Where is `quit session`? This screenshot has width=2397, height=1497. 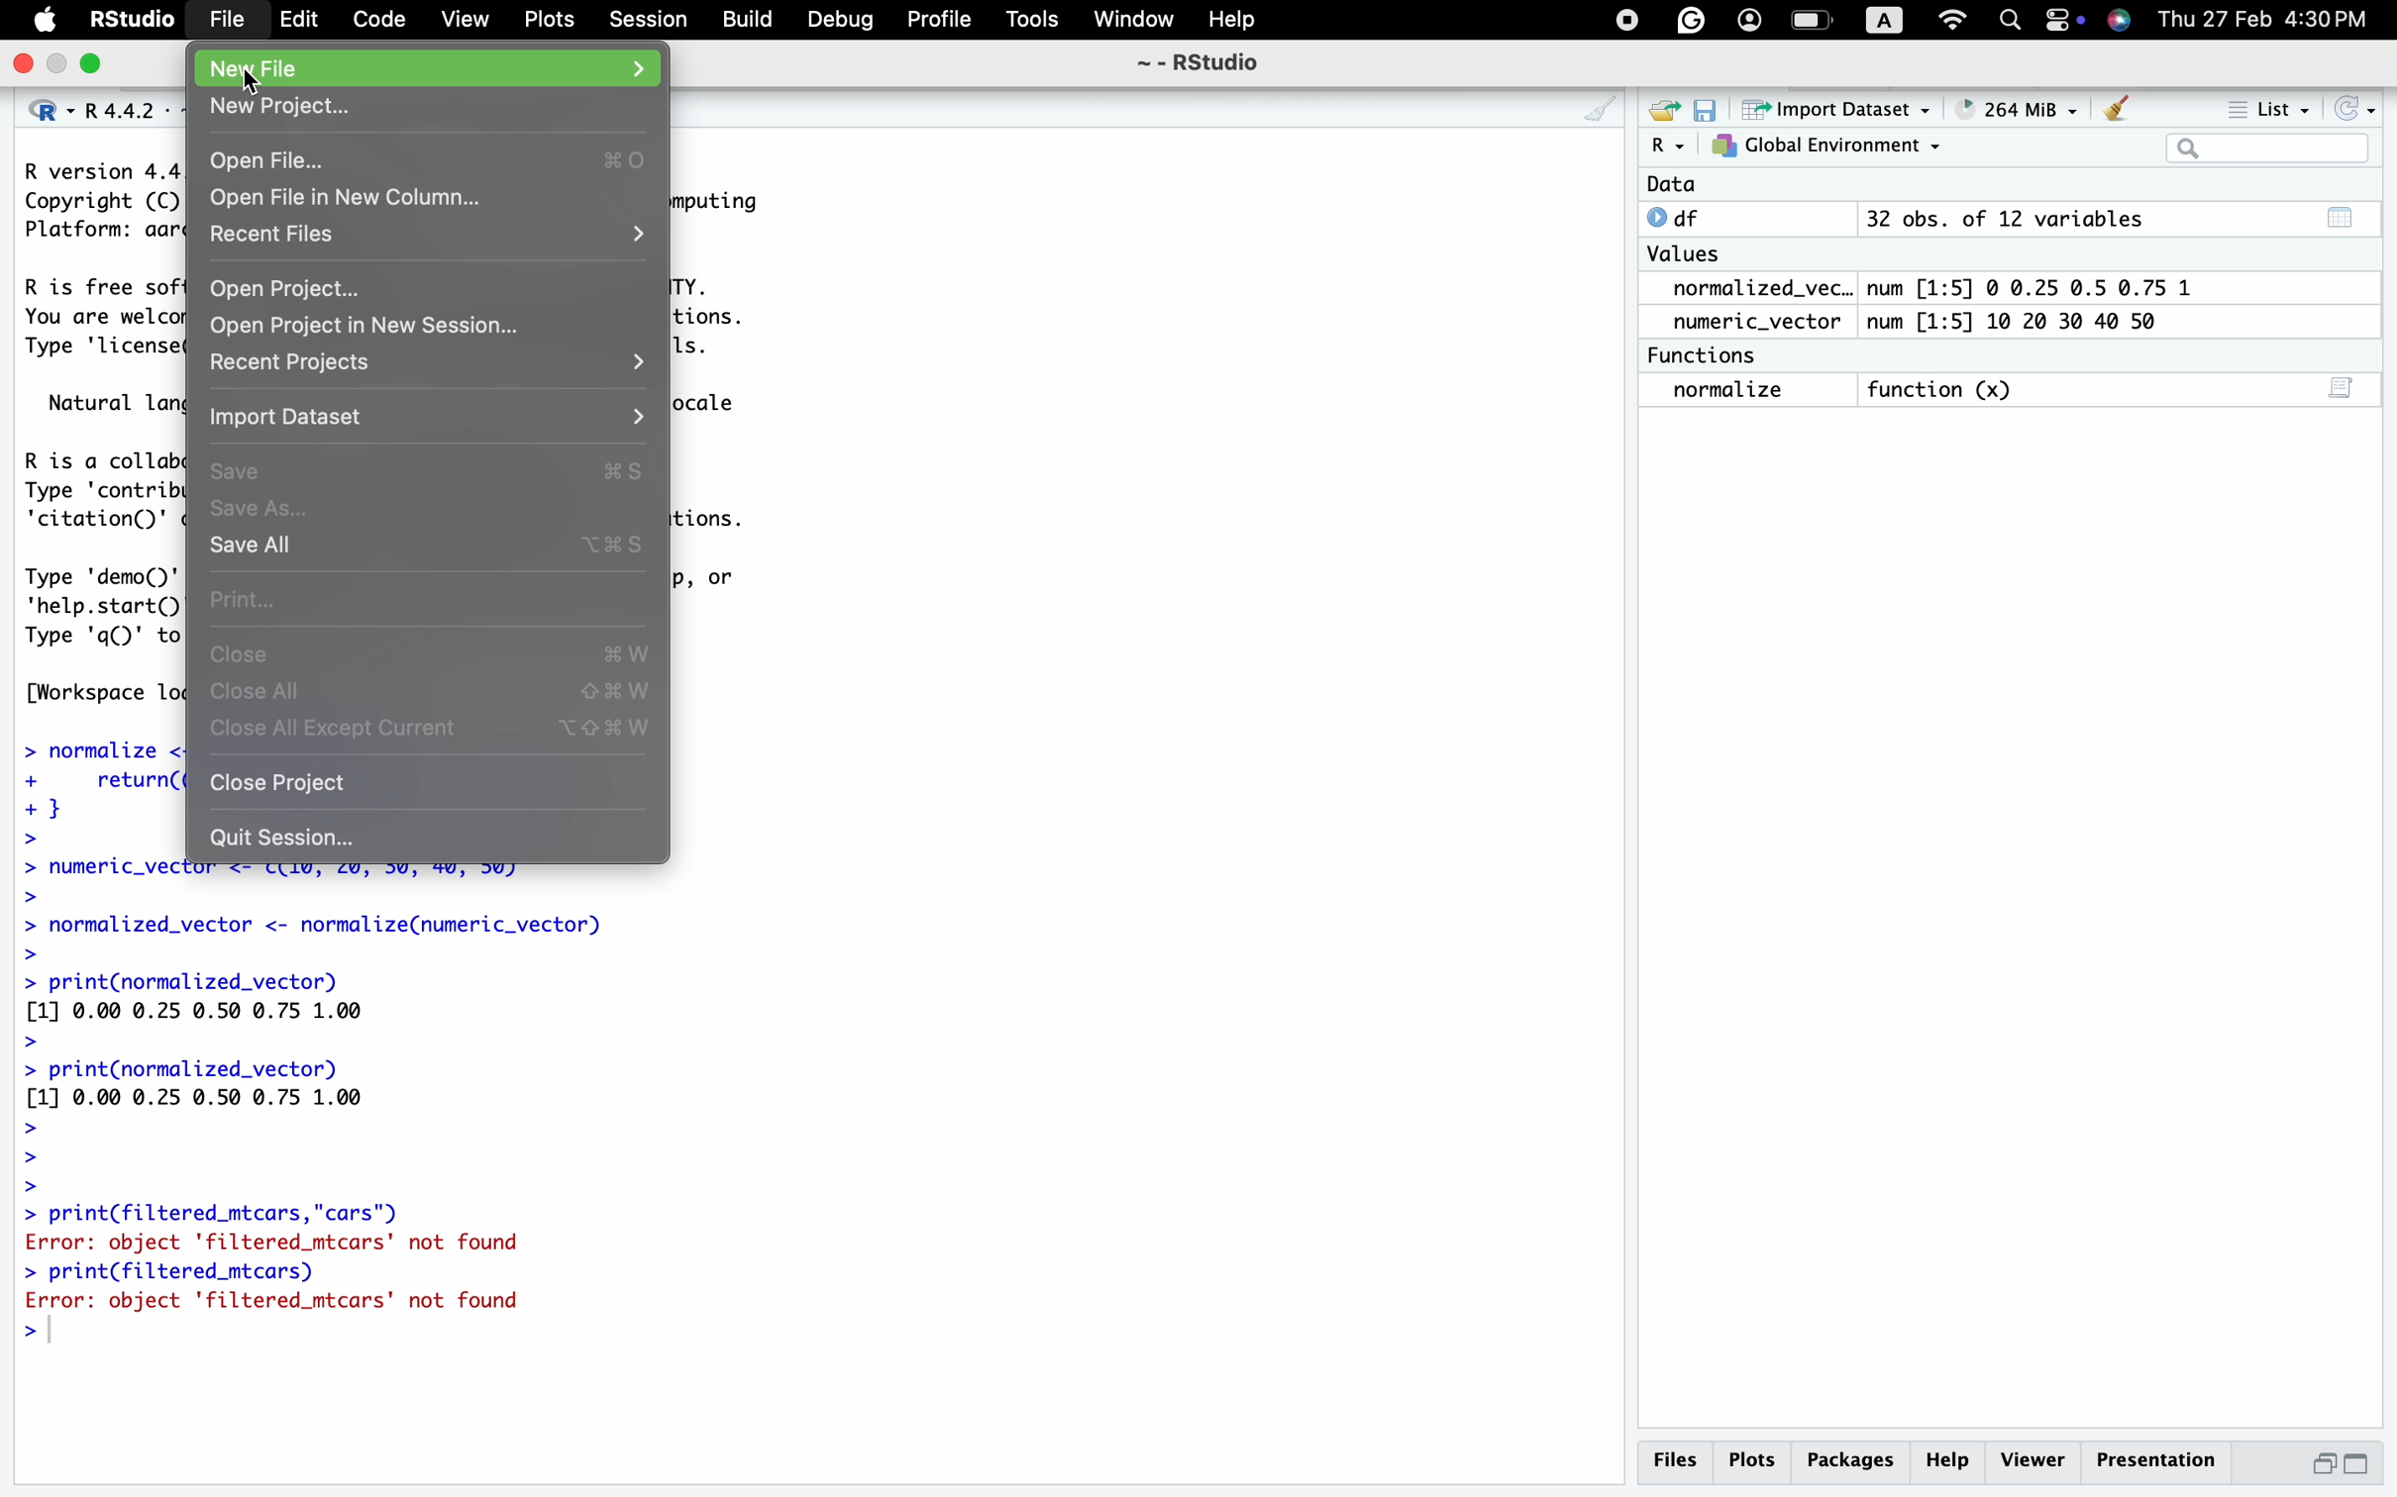
quit session is located at coordinates (432, 831).